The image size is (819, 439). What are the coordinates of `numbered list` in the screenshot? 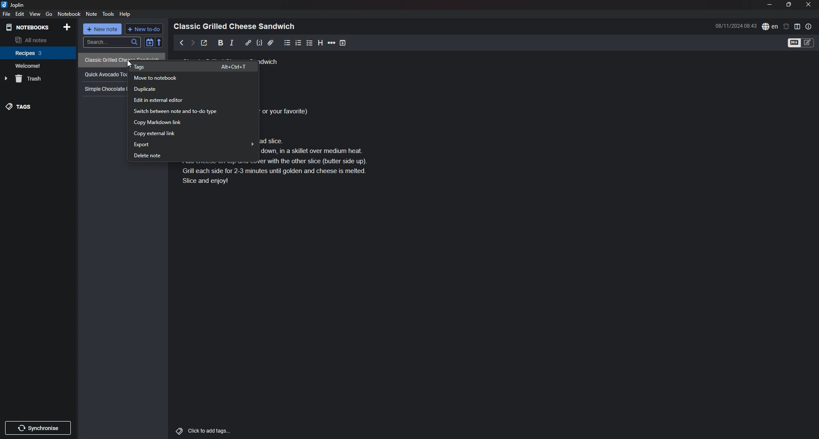 It's located at (299, 43).